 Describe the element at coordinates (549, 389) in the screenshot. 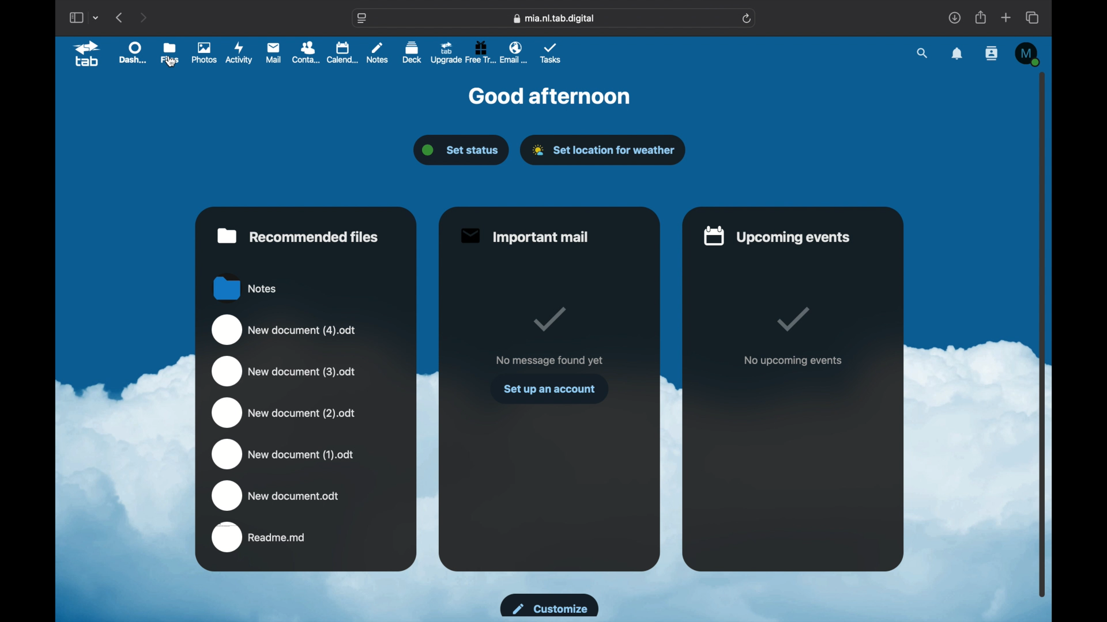

I see `set up an account` at that location.